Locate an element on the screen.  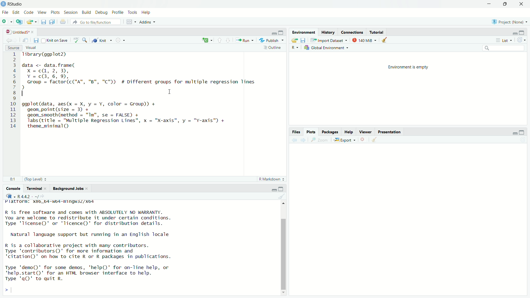
forward is located at coordinates (304, 140).